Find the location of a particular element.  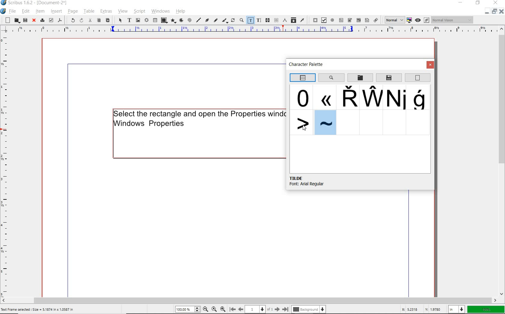

eye dropper is located at coordinates (302, 20).